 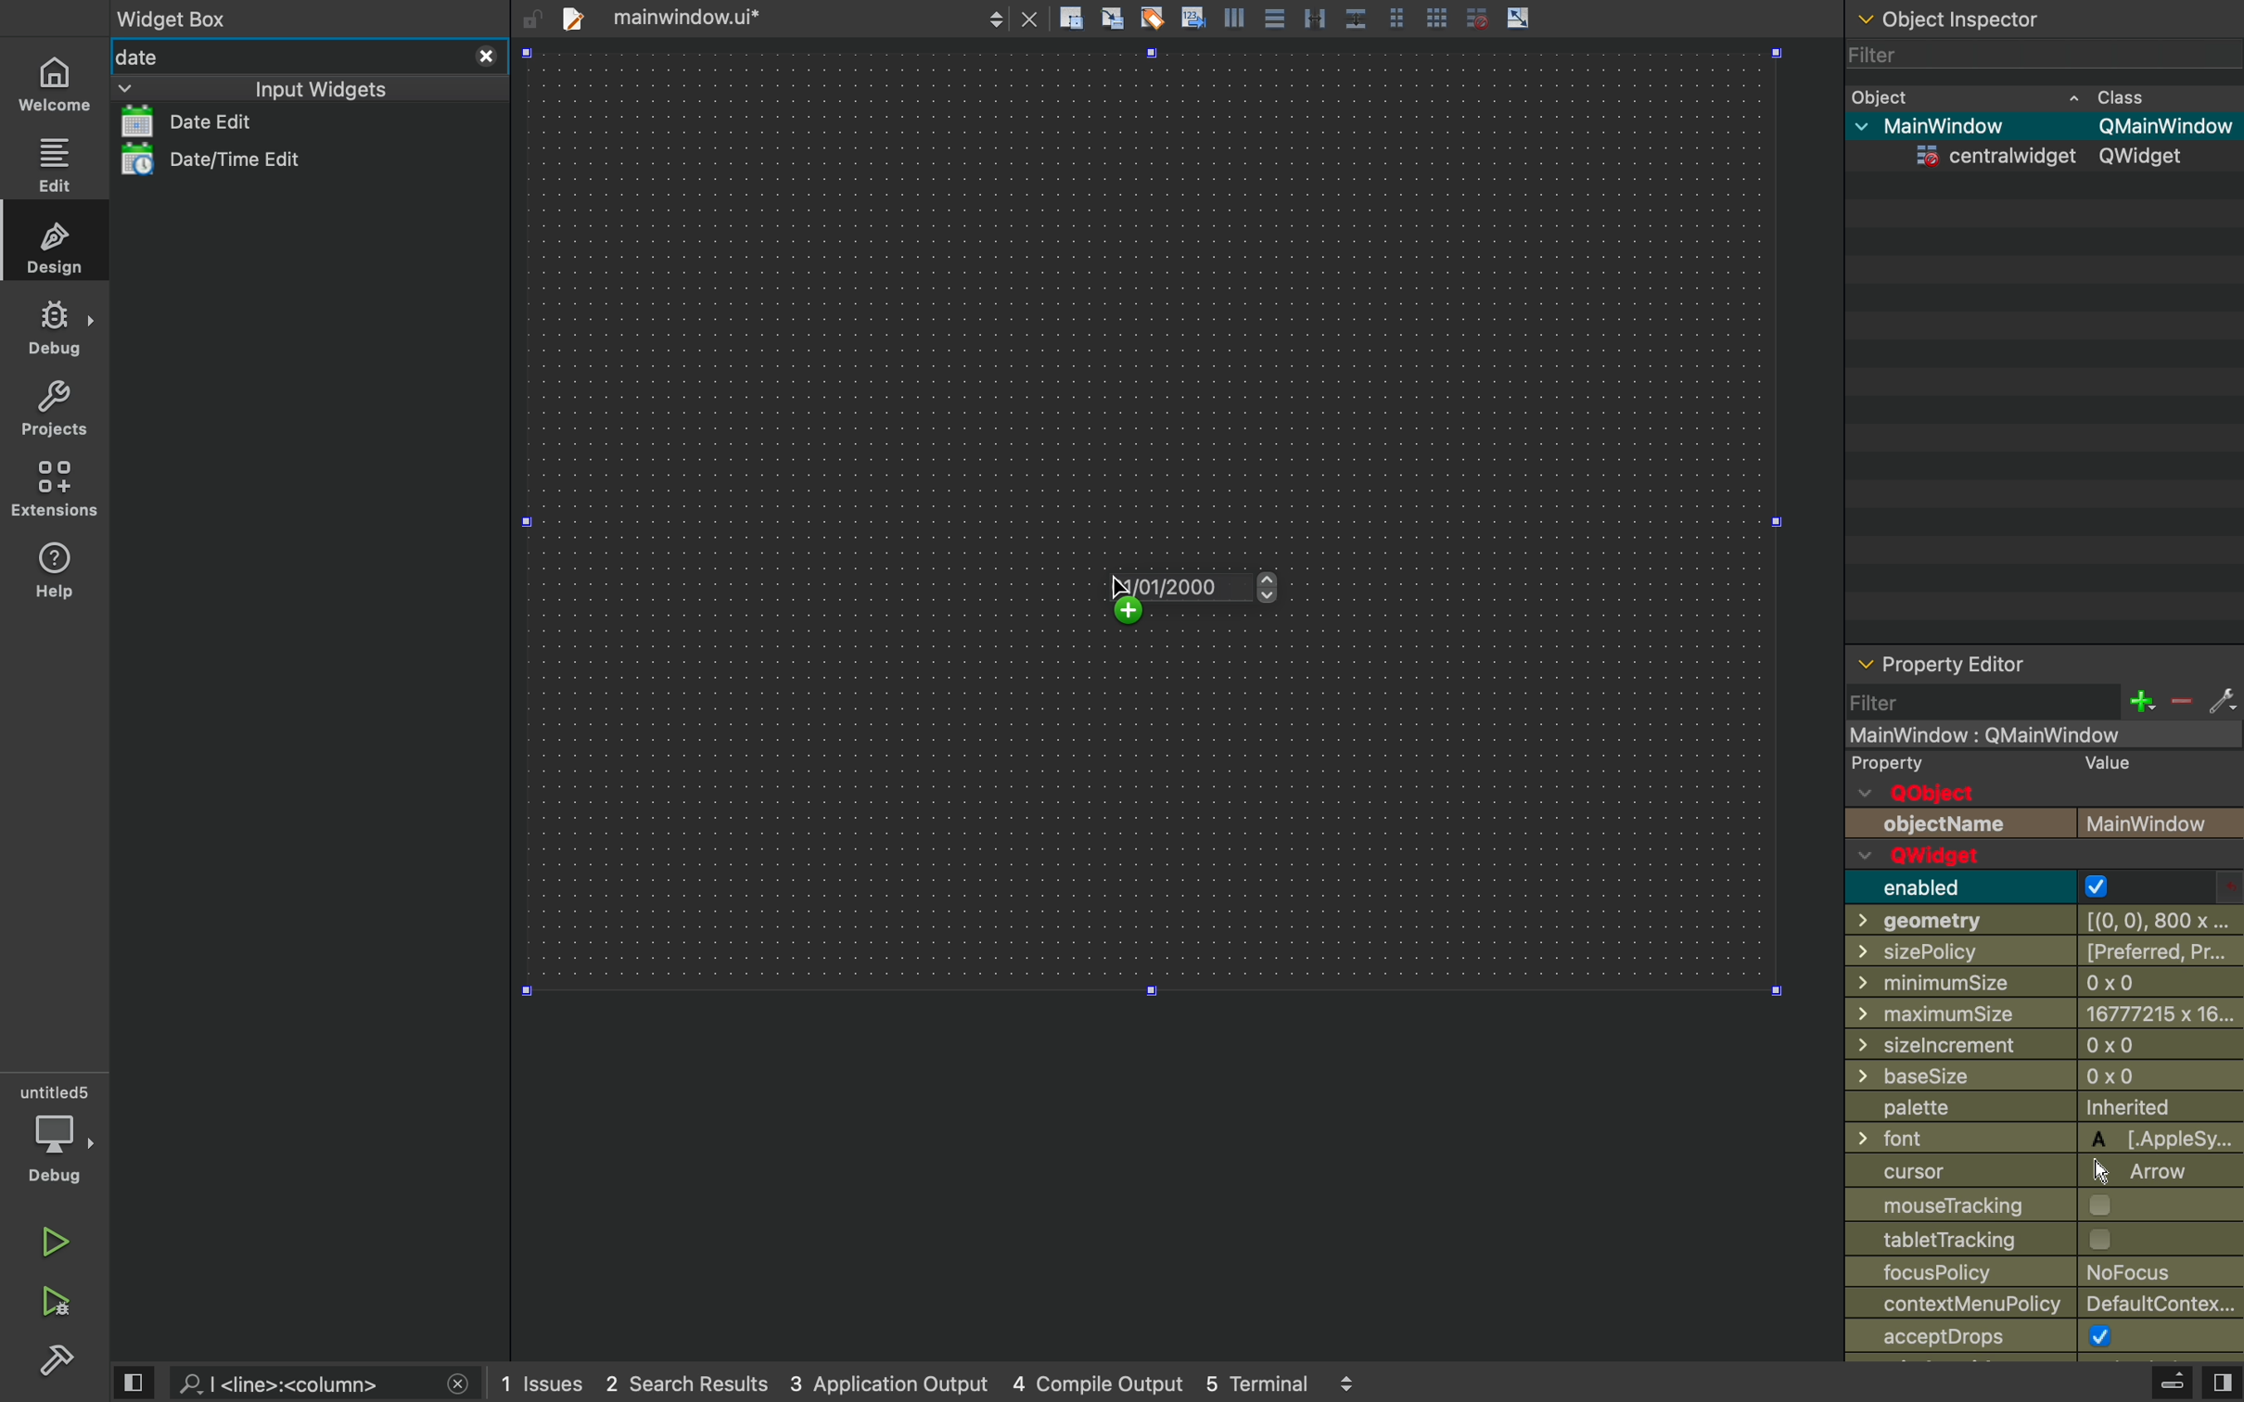 I want to click on geometry, so click(x=2046, y=922).